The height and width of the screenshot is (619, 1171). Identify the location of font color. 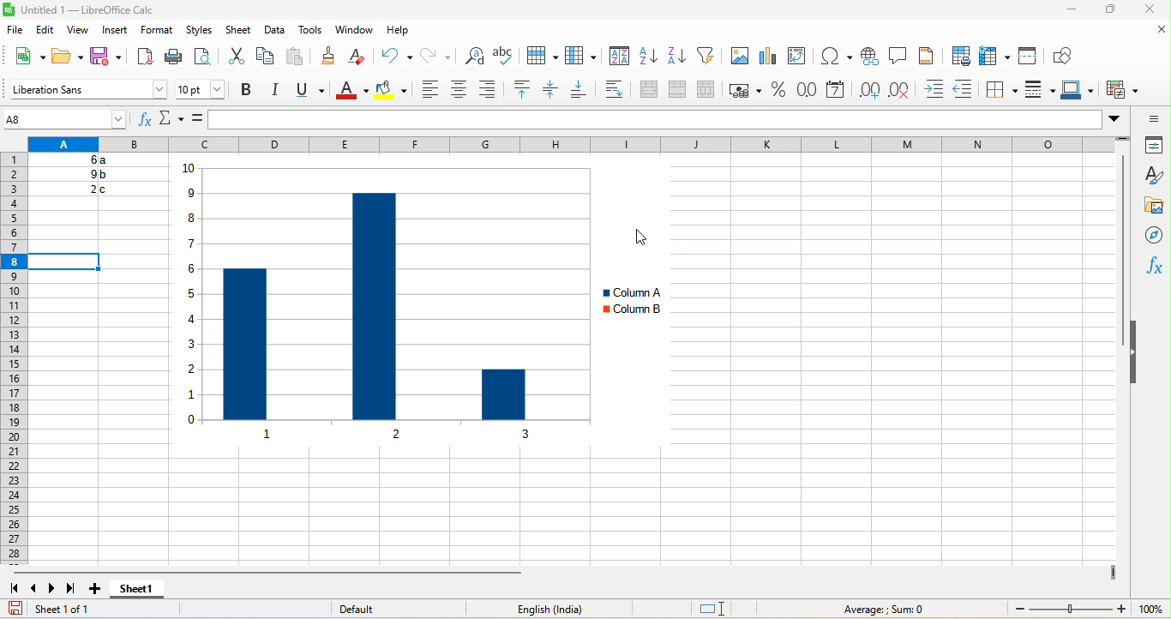
(351, 91).